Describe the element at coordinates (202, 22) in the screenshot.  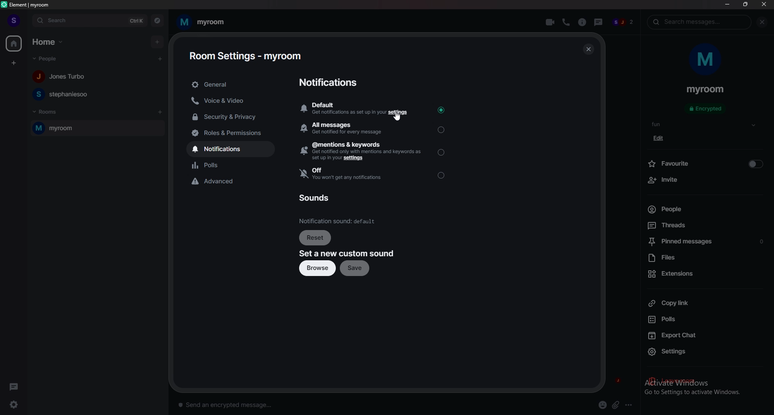
I see `room name` at that location.